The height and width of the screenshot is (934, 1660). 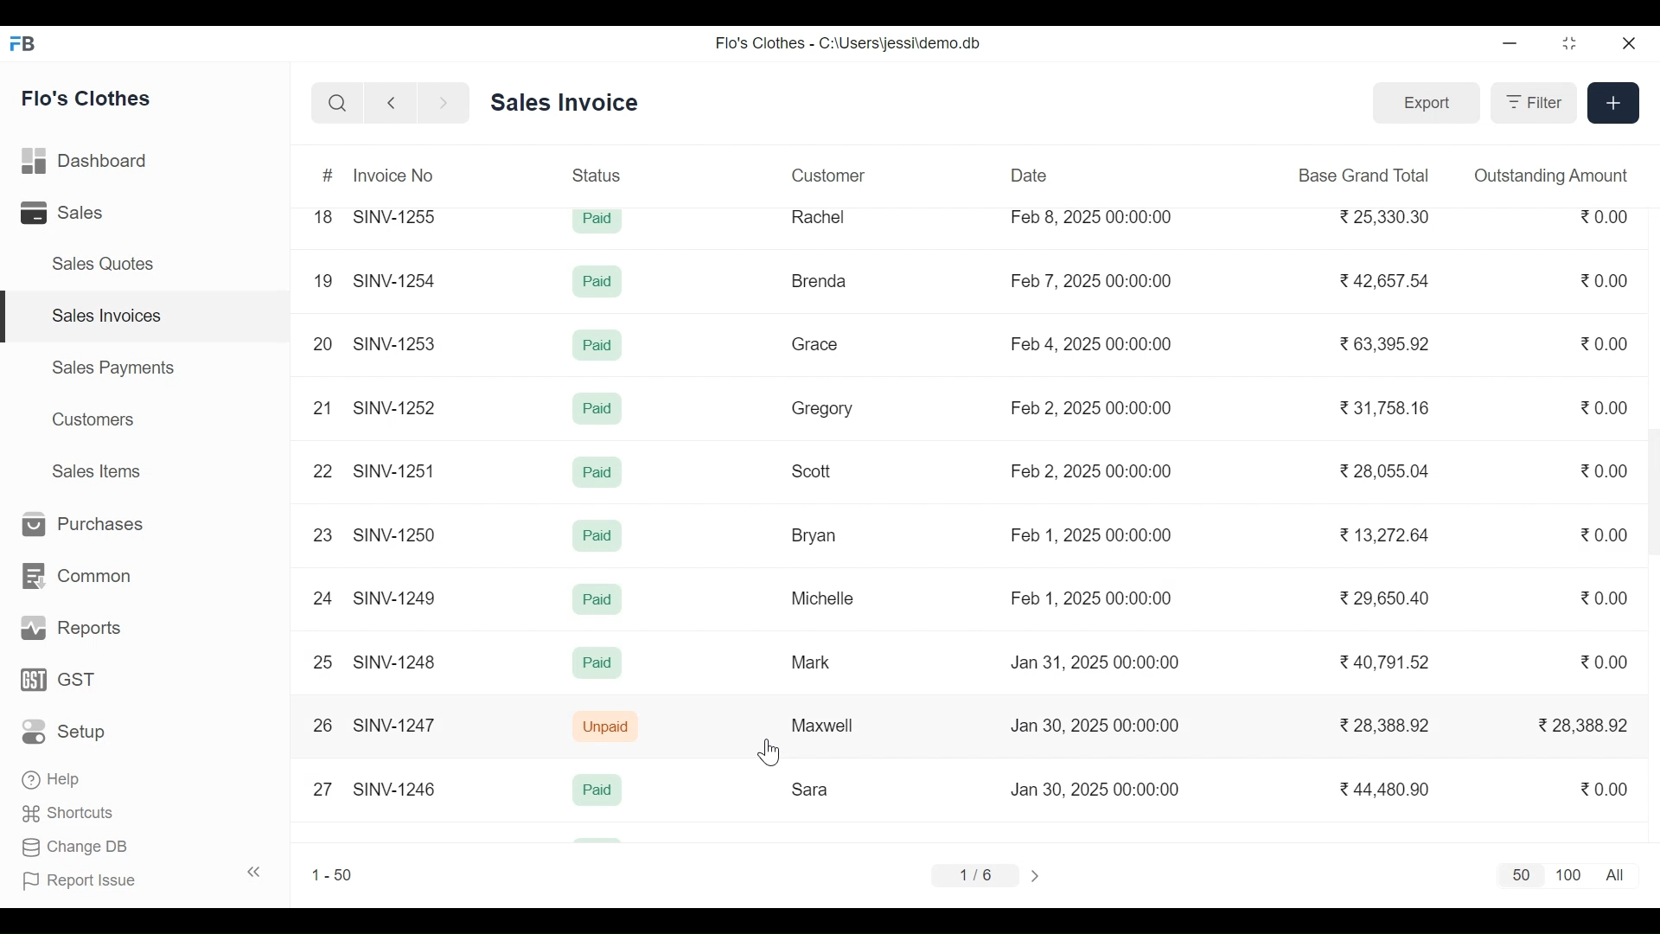 I want to click on 0.00, so click(x=1606, y=787).